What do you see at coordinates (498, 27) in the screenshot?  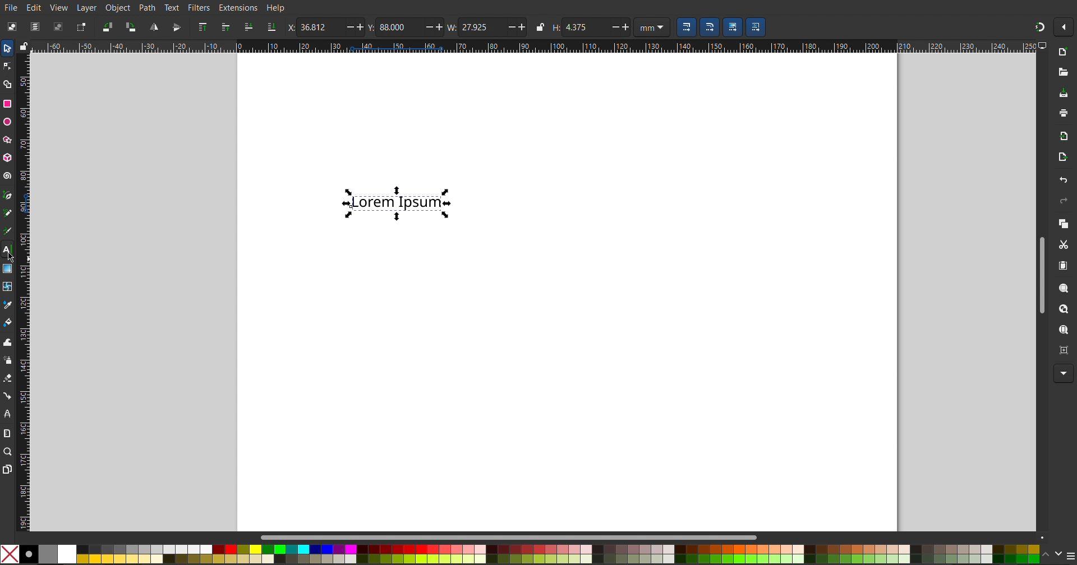 I see `Width` at bounding box center [498, 27].